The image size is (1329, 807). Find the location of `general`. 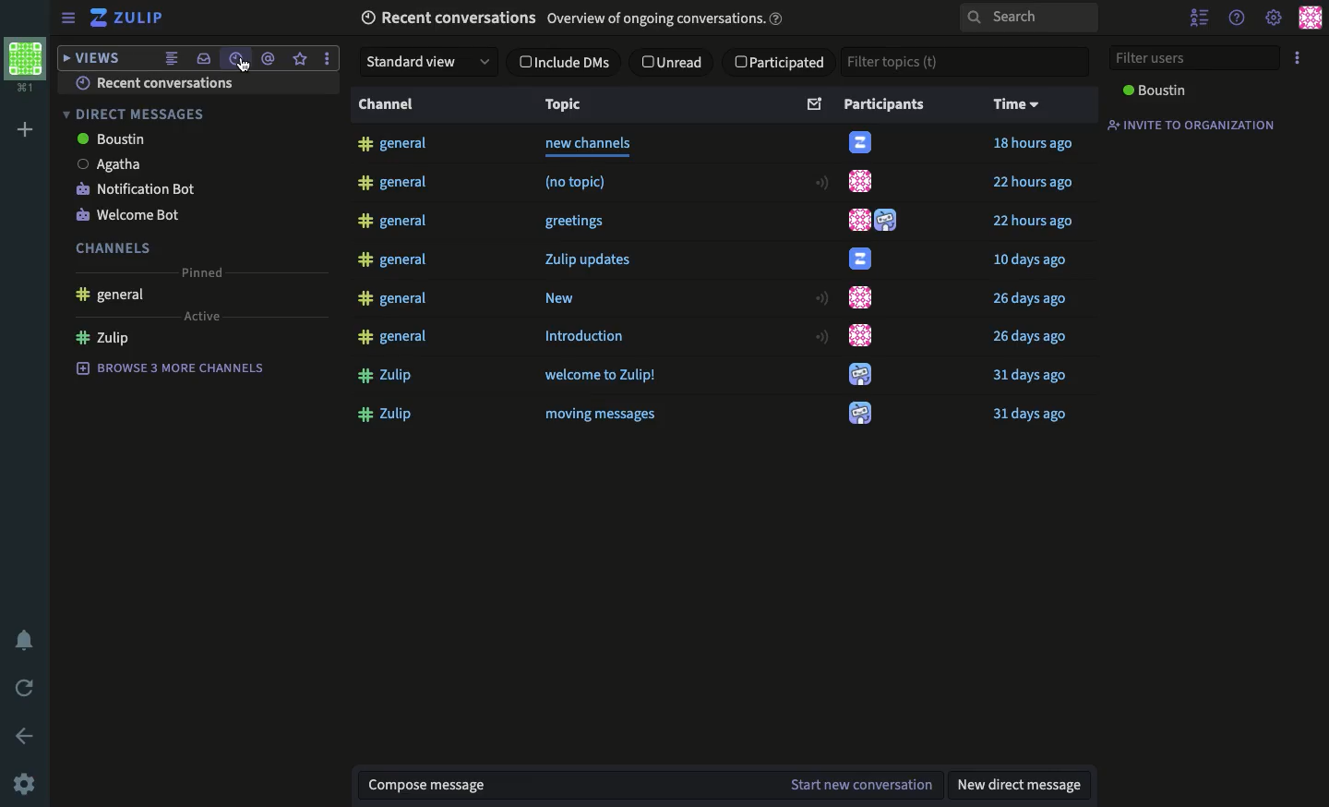

general is located at coordinates (396, 261).